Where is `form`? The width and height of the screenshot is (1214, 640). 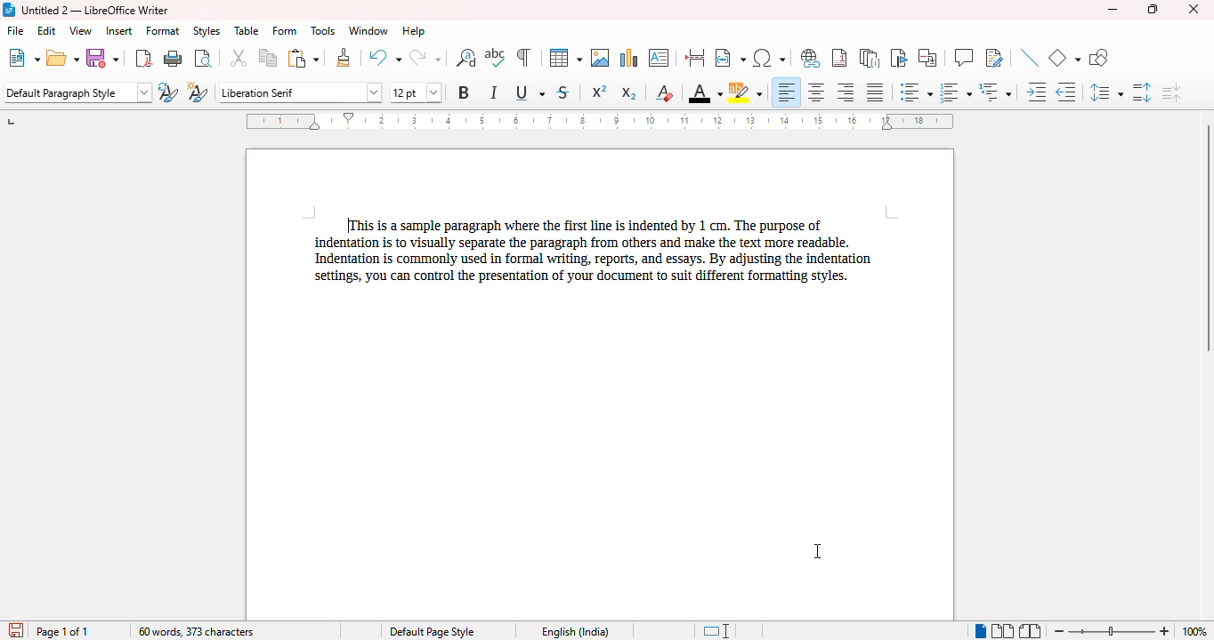 form is located at coordinates (285, 31).